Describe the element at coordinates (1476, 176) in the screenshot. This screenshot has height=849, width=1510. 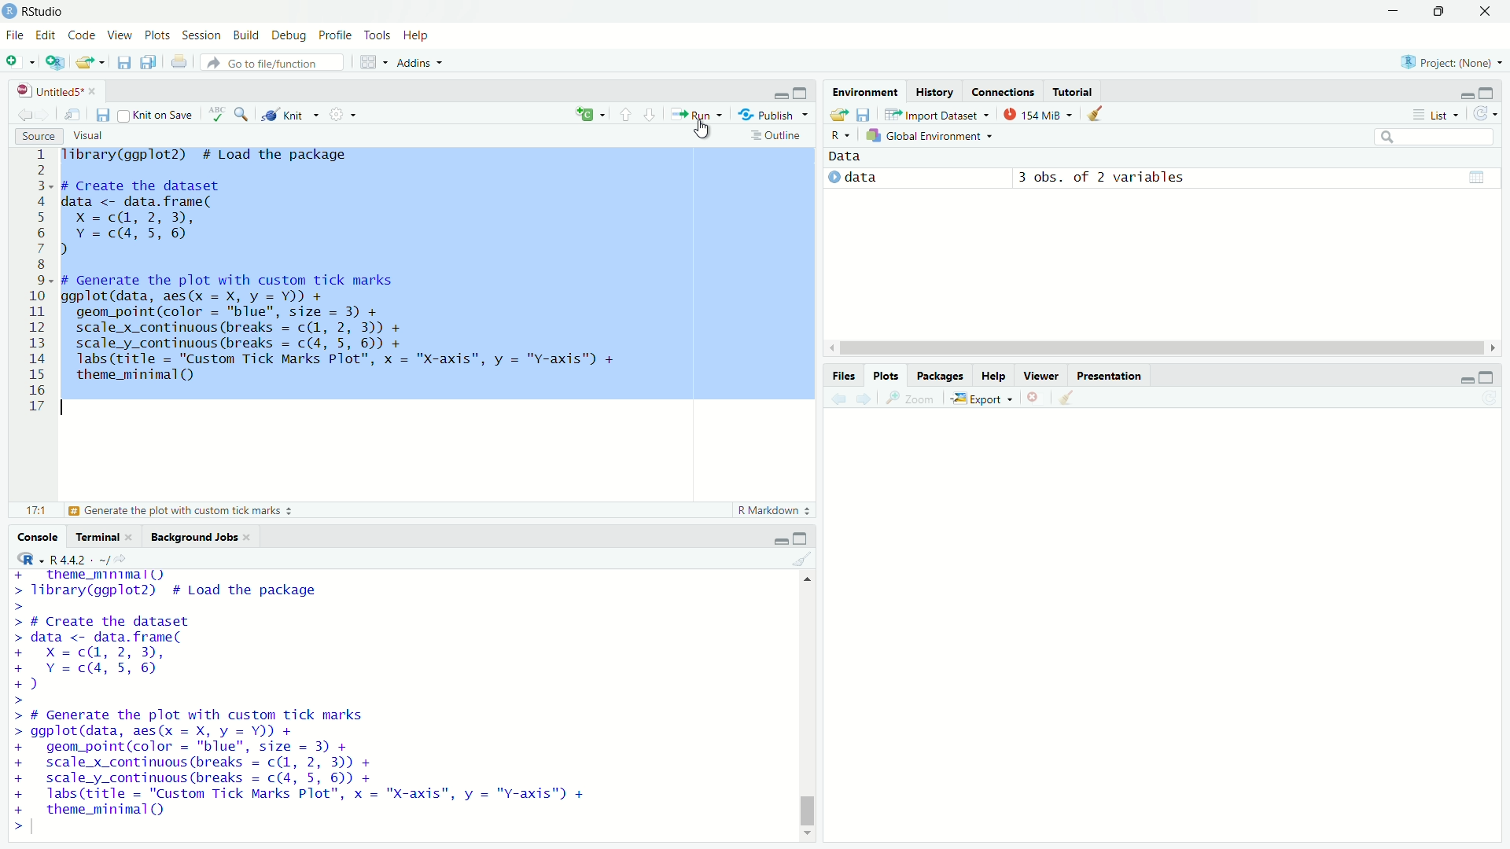
I see `table` at that location.